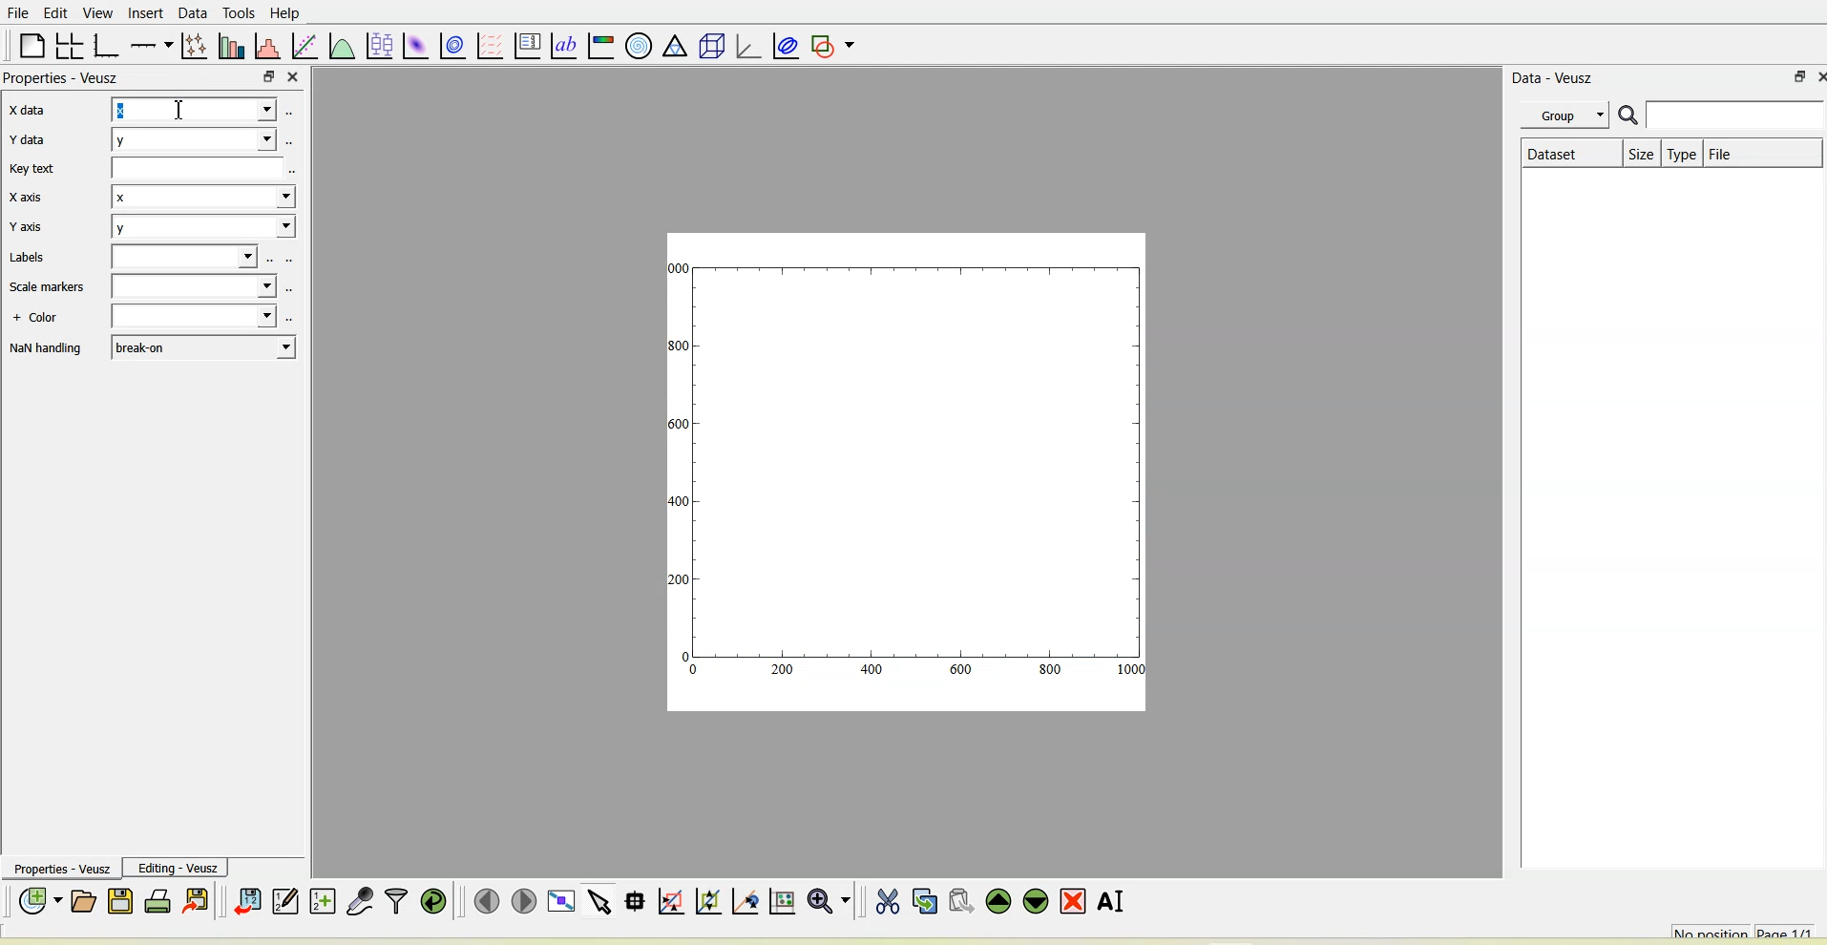 The image size is (1827, 945). What do you see at coordinates (600, 901) in the screenshot?
I see `Select items from the graph or scroll` at bounding box center [600, 901].